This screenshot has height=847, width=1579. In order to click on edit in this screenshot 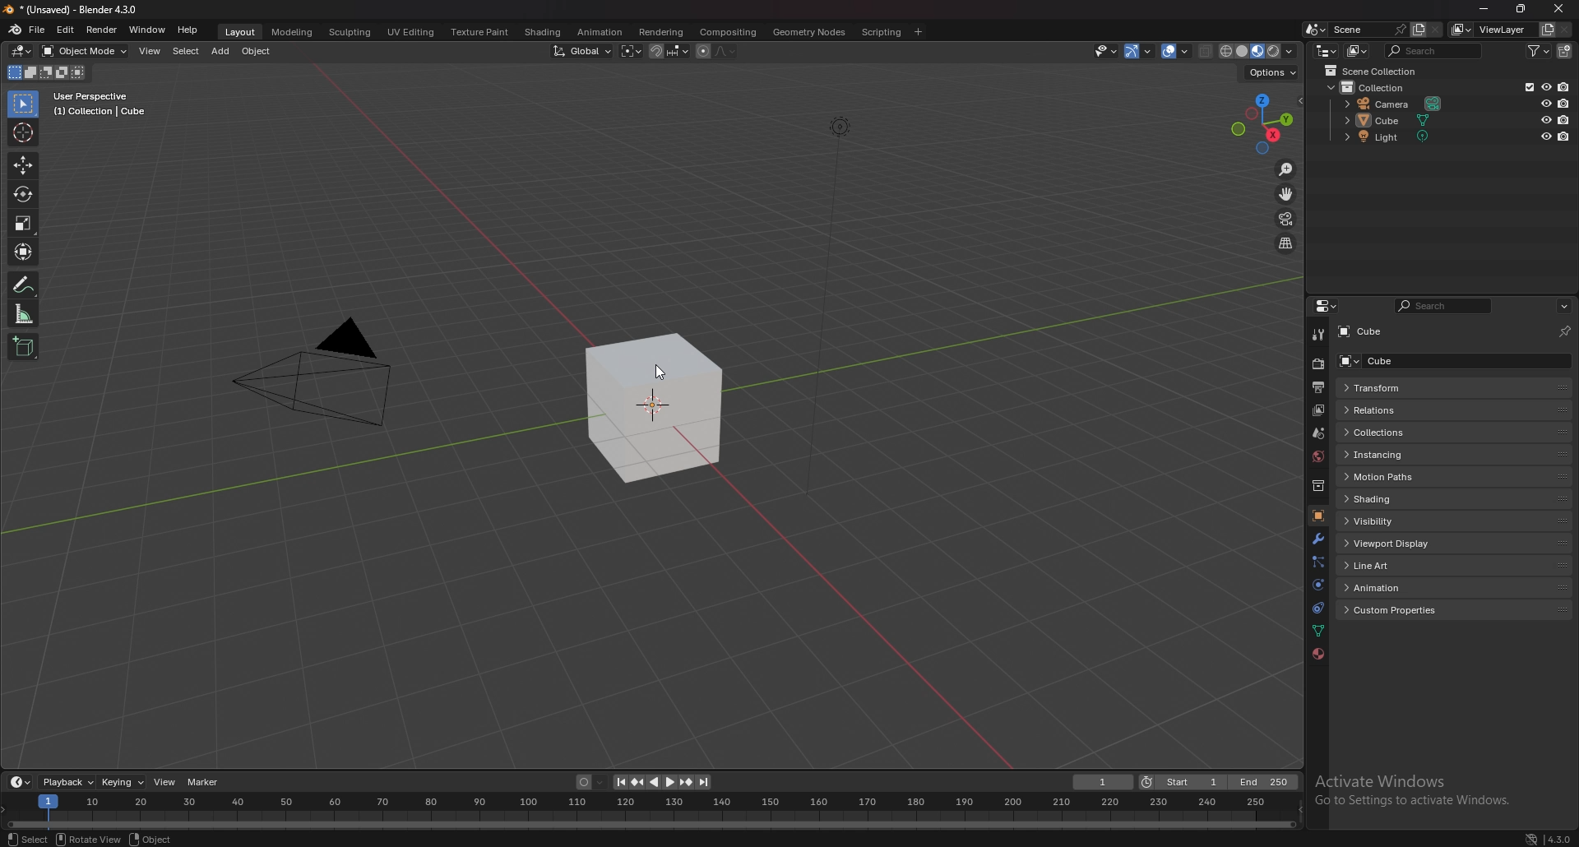, I will do `click(65, 30)`.